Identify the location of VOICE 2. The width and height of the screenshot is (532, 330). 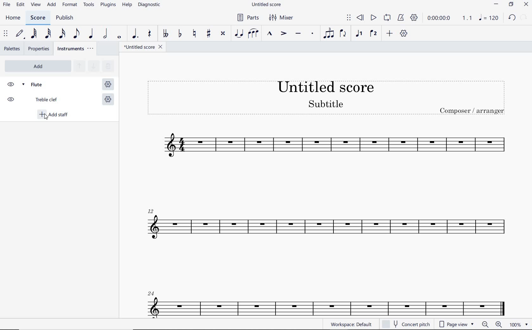
(373, 34).